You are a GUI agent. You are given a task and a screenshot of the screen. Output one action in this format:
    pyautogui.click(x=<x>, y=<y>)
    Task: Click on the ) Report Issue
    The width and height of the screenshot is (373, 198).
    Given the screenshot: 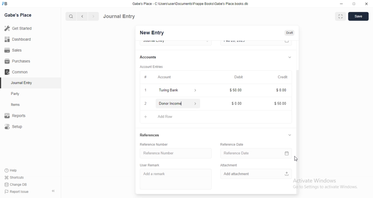 What is the action you would take?
    pyautogui.click(x=17, y=192)
    